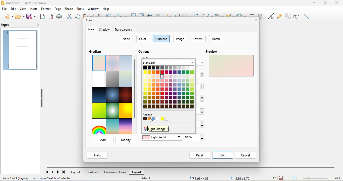 The width and height of the screenshot is (343, 181). What do you see at coordinates (168, 88) in the screenshot?
I see `colors` at bounding box center [168, 88].